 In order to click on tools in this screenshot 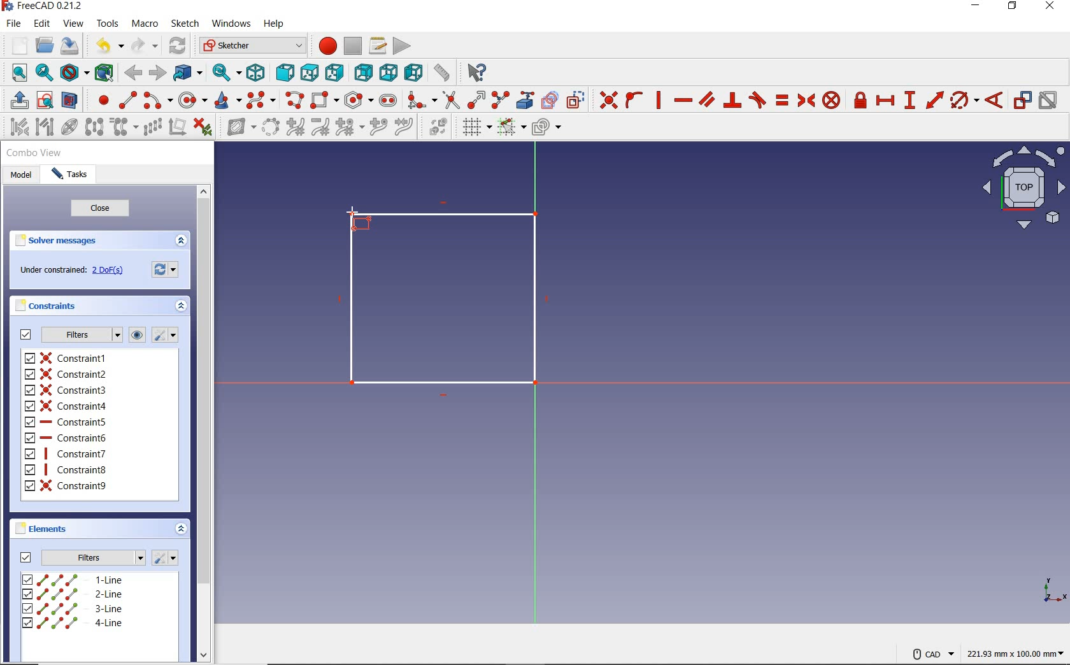, I will do `click(108, 25)`.